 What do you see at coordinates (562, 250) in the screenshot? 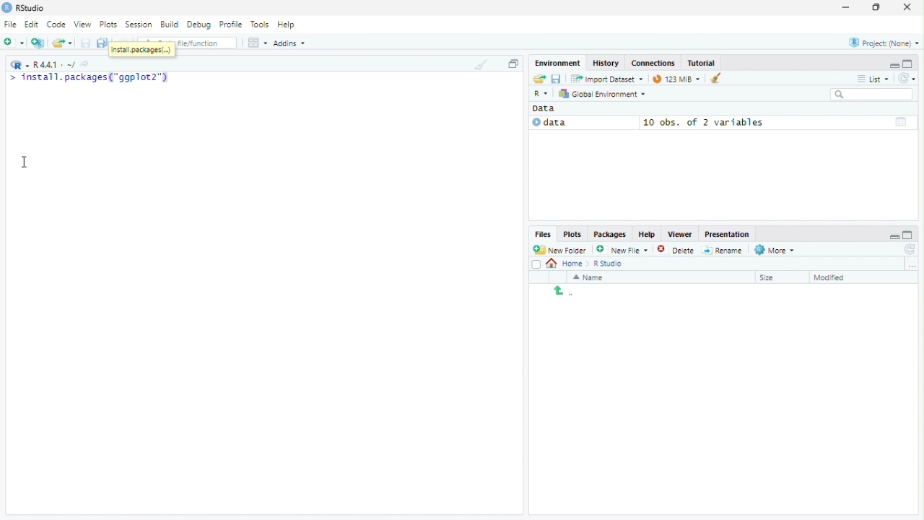
I see `New Folder` at bounding box center [562, 250].